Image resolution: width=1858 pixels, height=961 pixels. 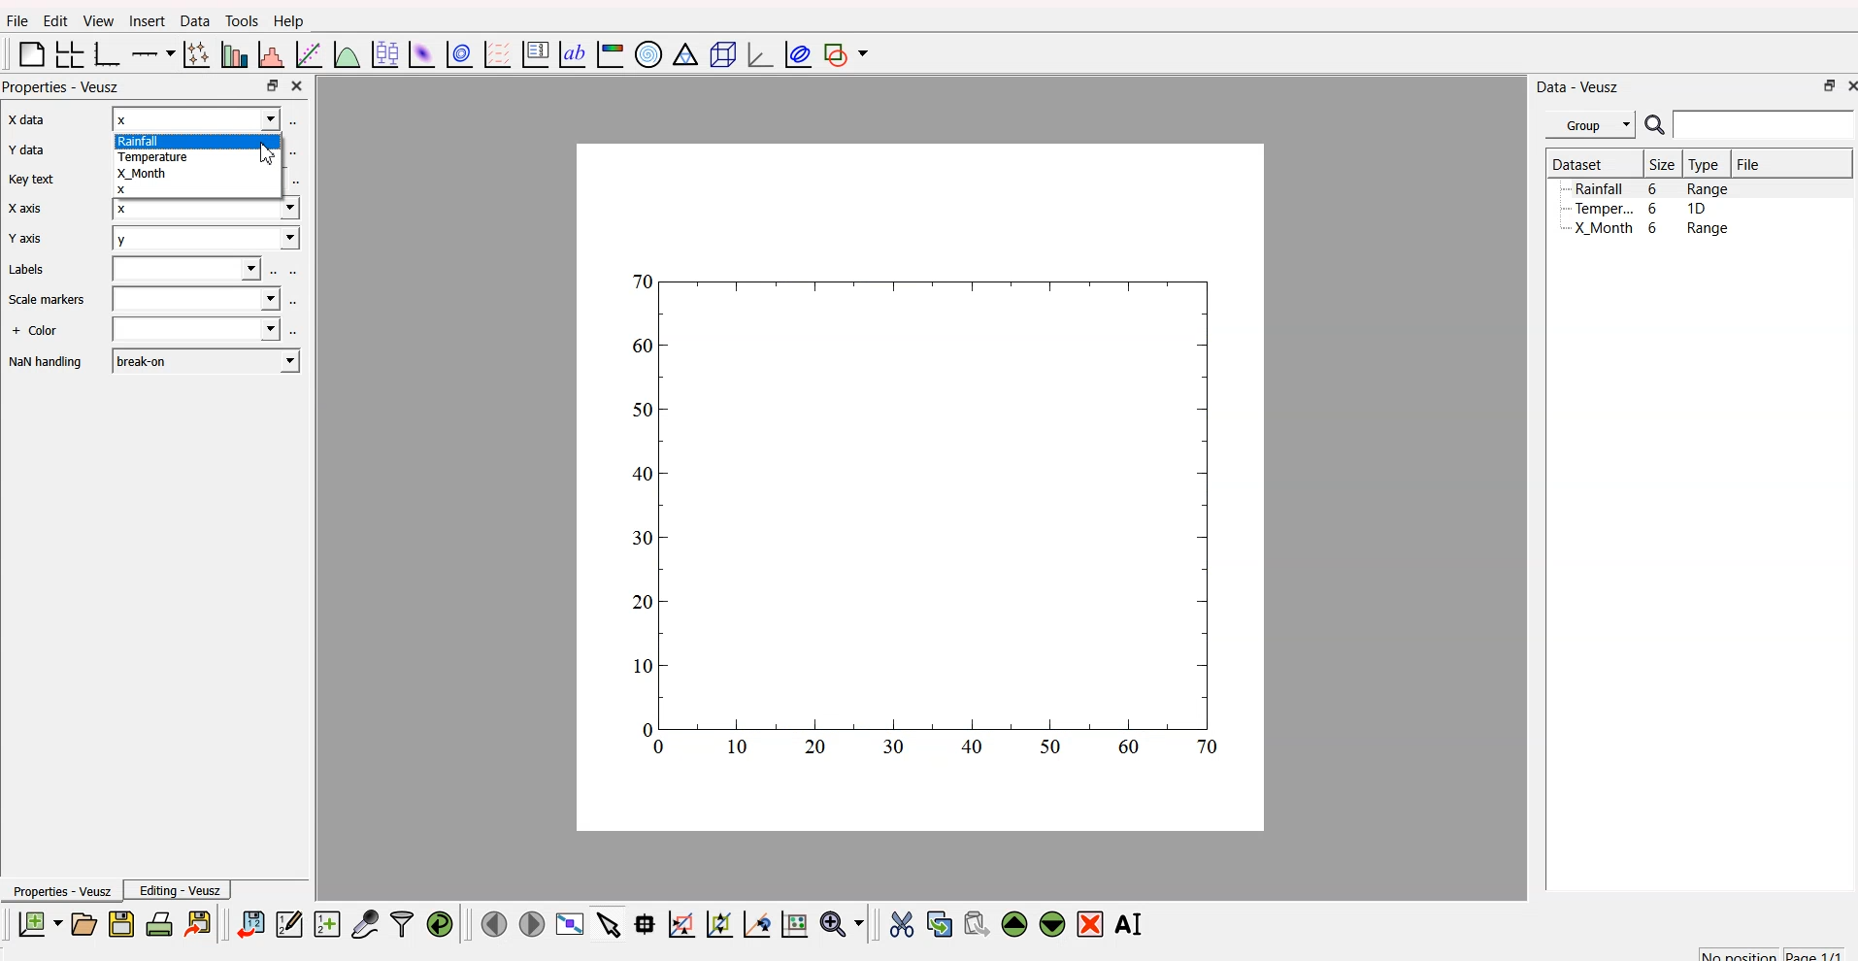 I want to click on canvas, so click(x=921, y=490).